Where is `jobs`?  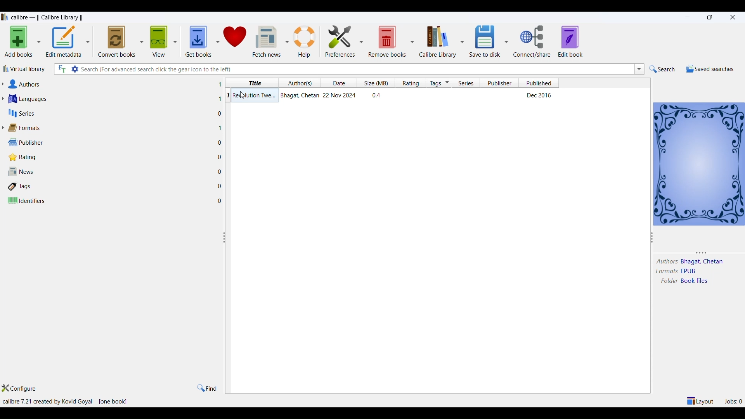 jobs is located at coordinates (731, 401).